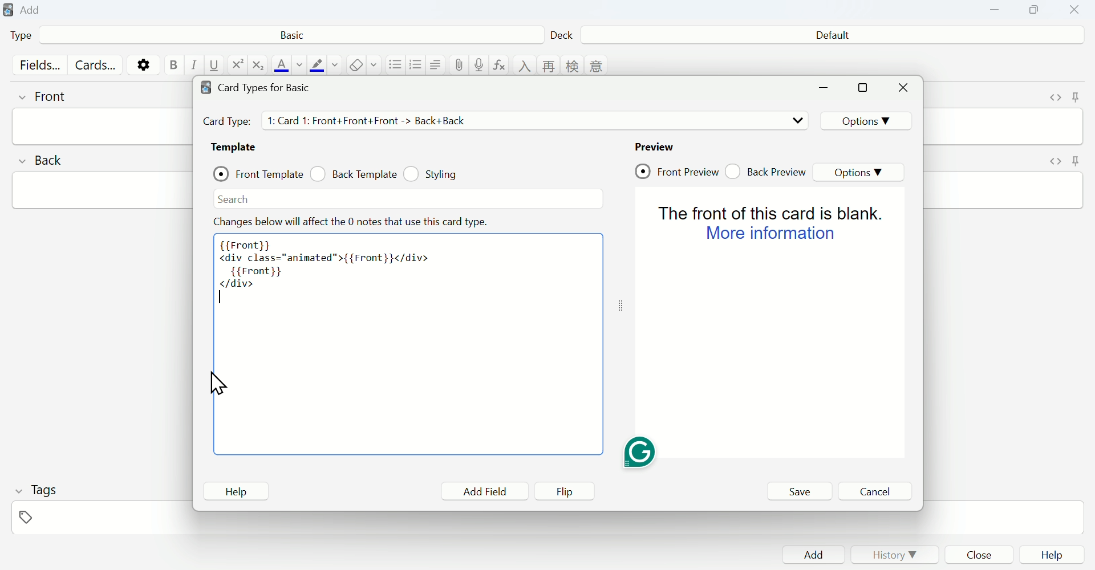 This screenshot has height=570, width=1095. Describe the element at coordinates (459, 65) in the screenshot. I see `attach pictures/audio/video` at that location.